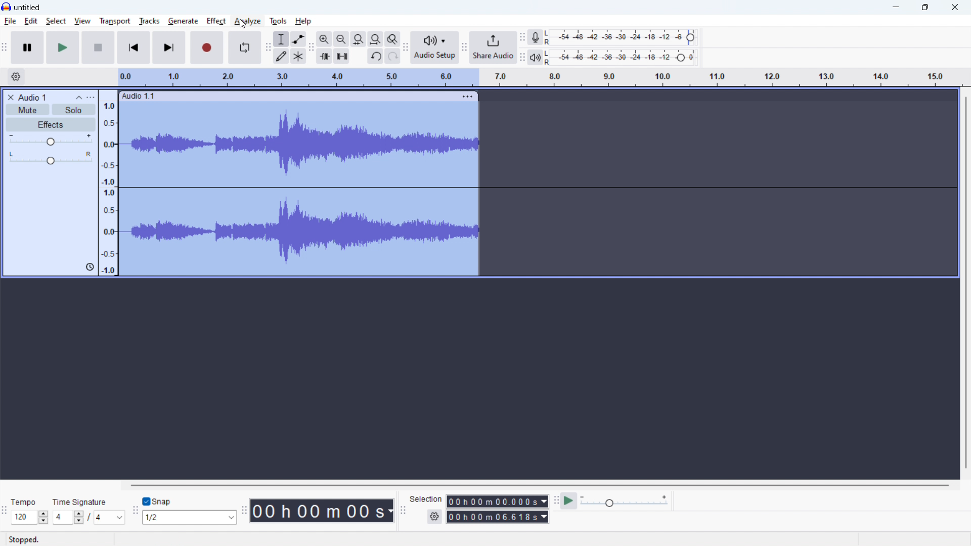 The height and width of the screenshot is (546, 971). Describe the element at coordinates (323, 511) in the screenshot. I see `timestamp` at that location.